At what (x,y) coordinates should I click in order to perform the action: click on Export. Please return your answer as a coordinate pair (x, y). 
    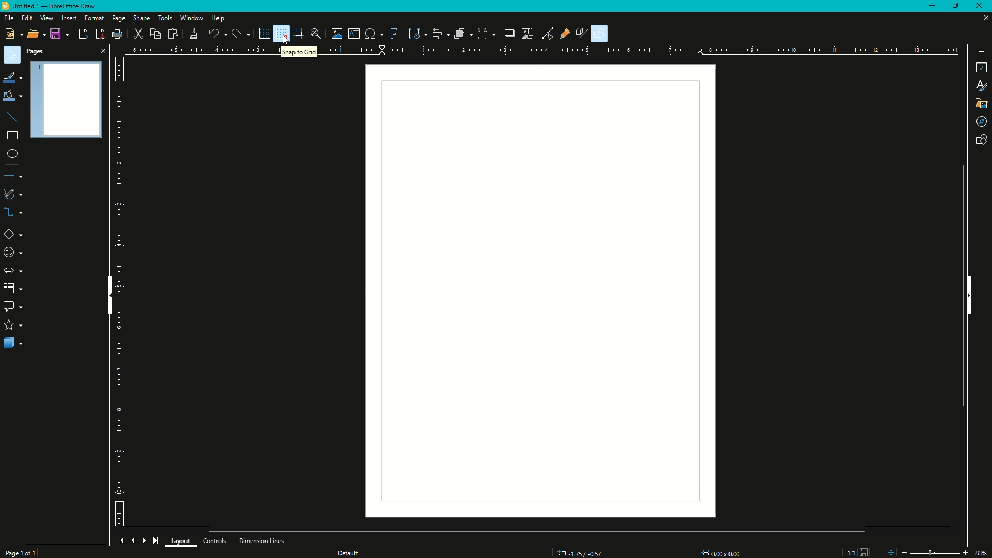
    Looking at the image, I should click on (81, 34).